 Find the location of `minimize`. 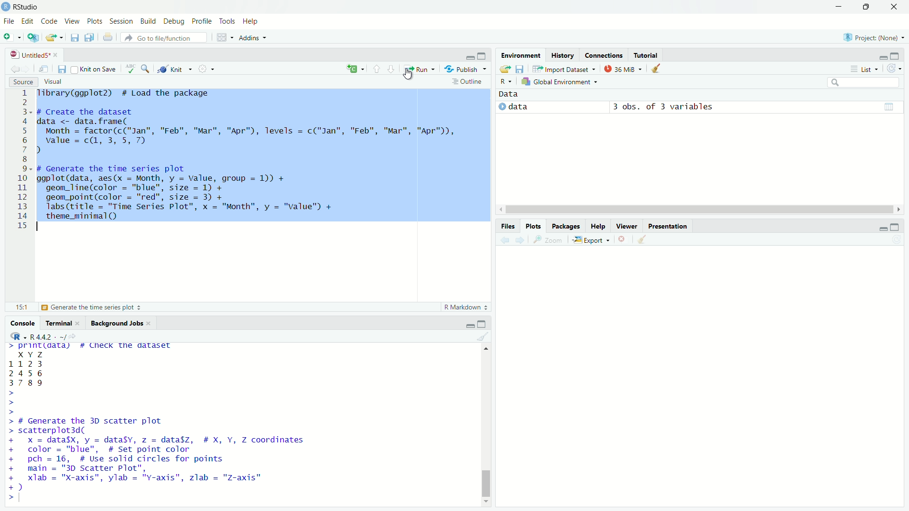

minimize is located at coordinates (882, 56).